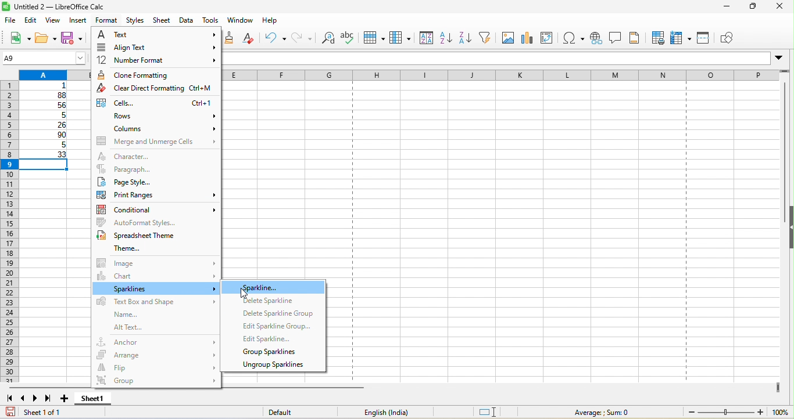 The height and width of the screenshot is (419, 794). Describe the element at coordinates (721, 8) in the screenshot. I see `minimize` at that location.